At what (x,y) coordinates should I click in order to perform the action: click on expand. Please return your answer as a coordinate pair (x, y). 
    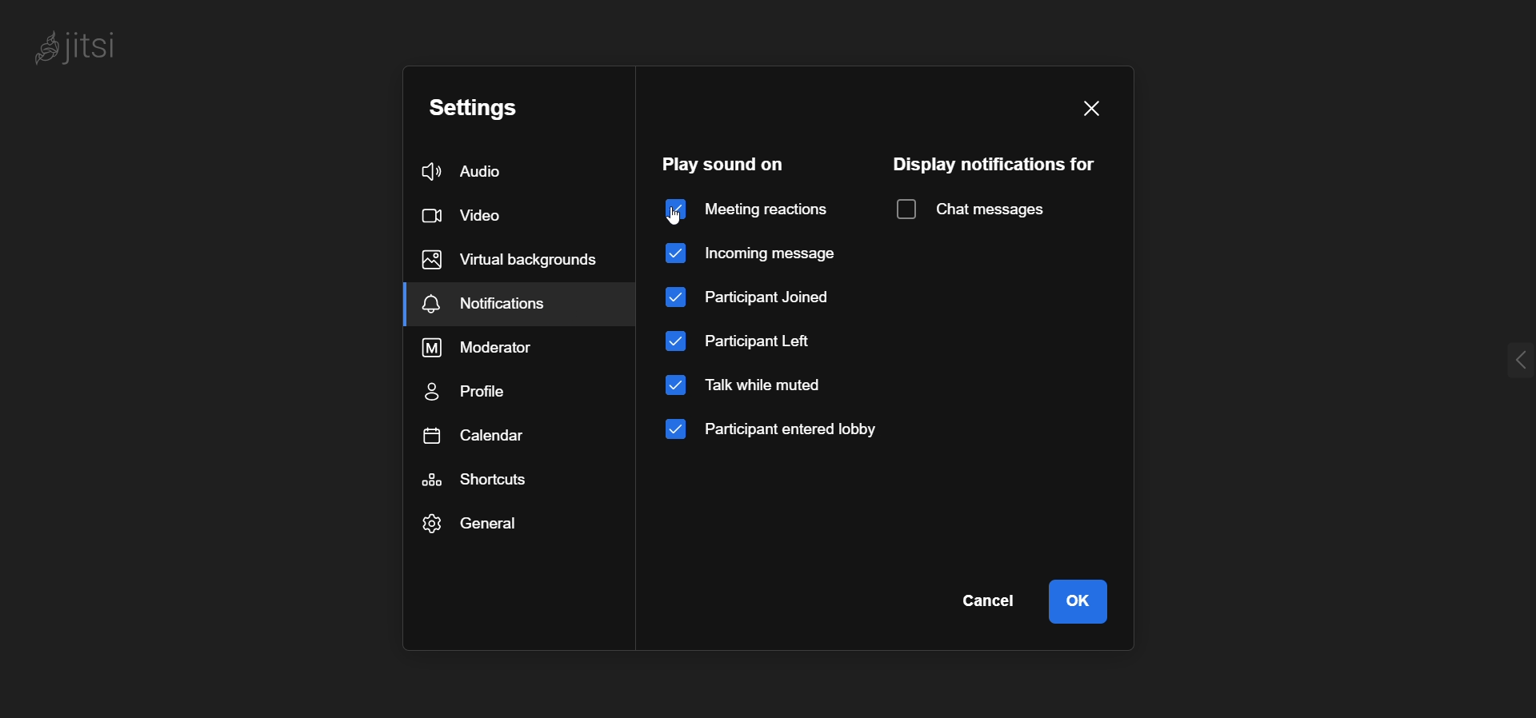
    Looking at the image, I should click on (1513, 363).